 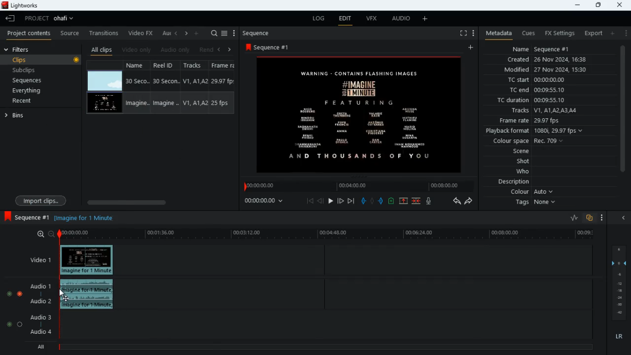 I want to click on video 1, so click(x=36, y=259).